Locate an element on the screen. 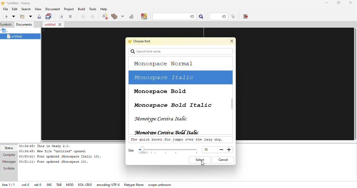 The height and width of the screenshot is (188, 357). create new is located at coordinates (5, 16).